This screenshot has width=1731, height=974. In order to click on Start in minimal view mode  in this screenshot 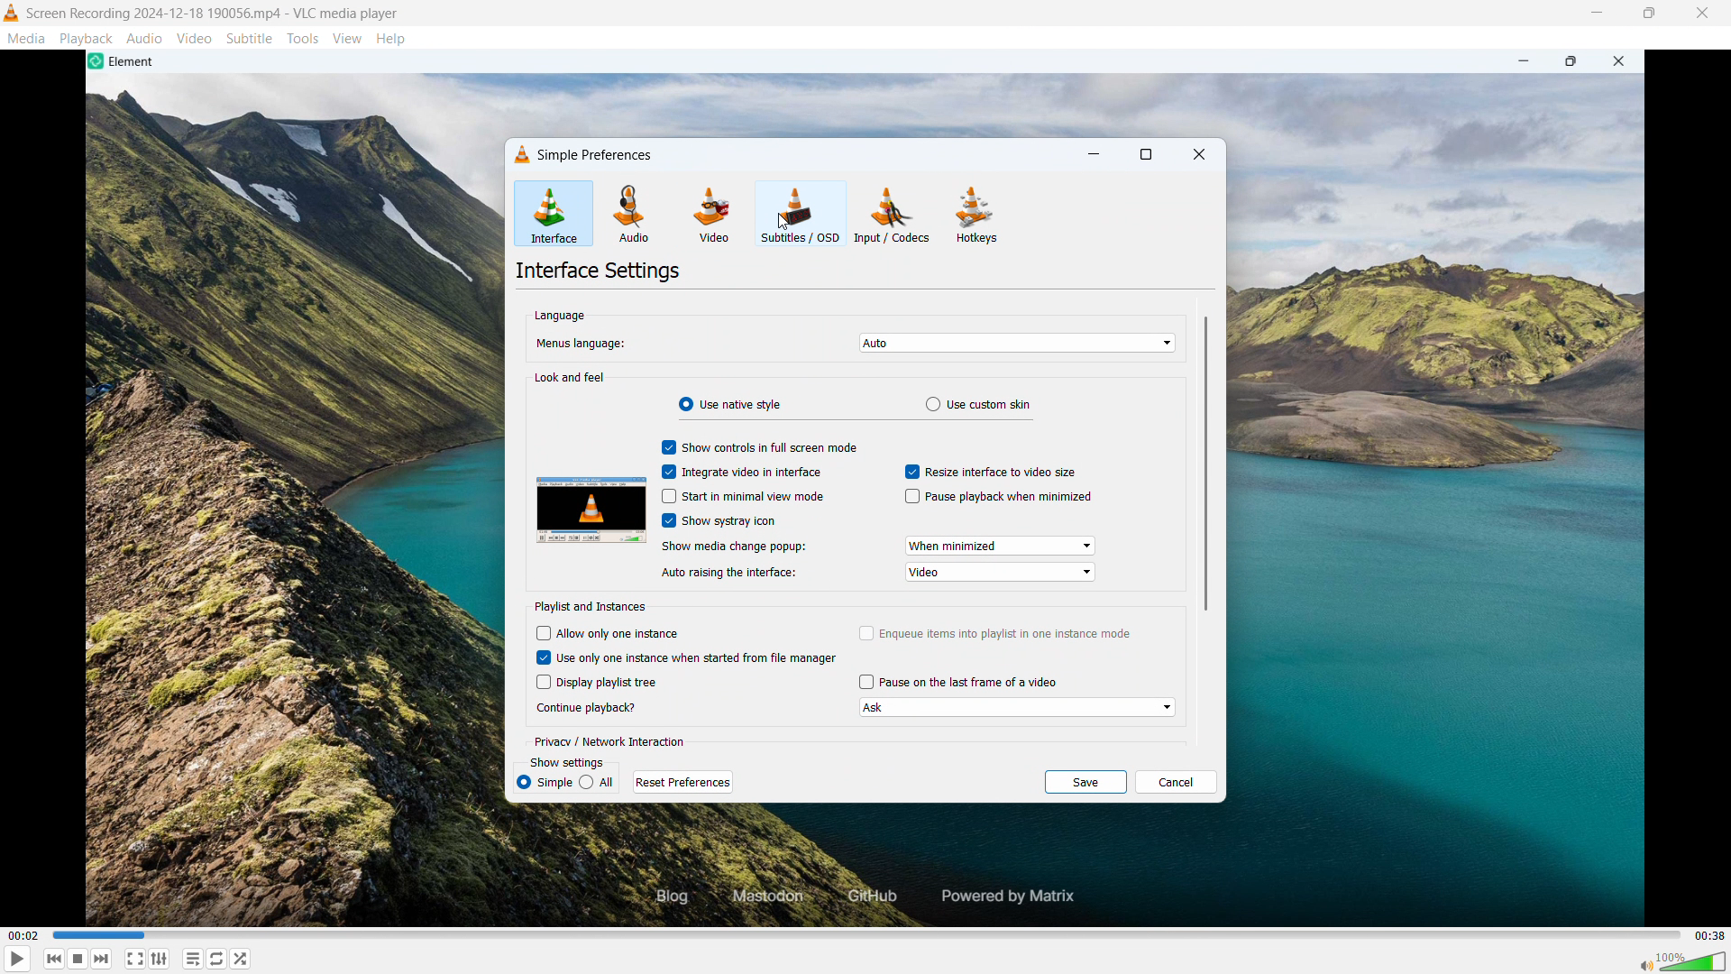, I will do `click(755, 496)`.